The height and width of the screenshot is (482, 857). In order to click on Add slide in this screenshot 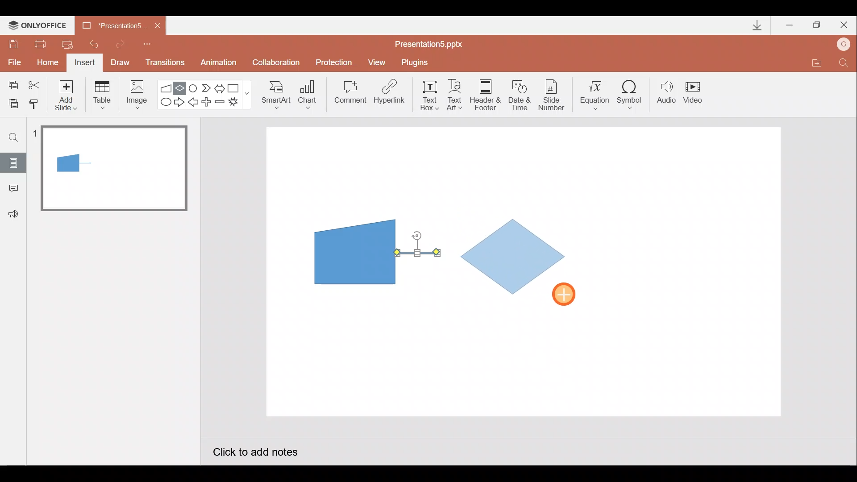, I will do `click(68, 93)`.